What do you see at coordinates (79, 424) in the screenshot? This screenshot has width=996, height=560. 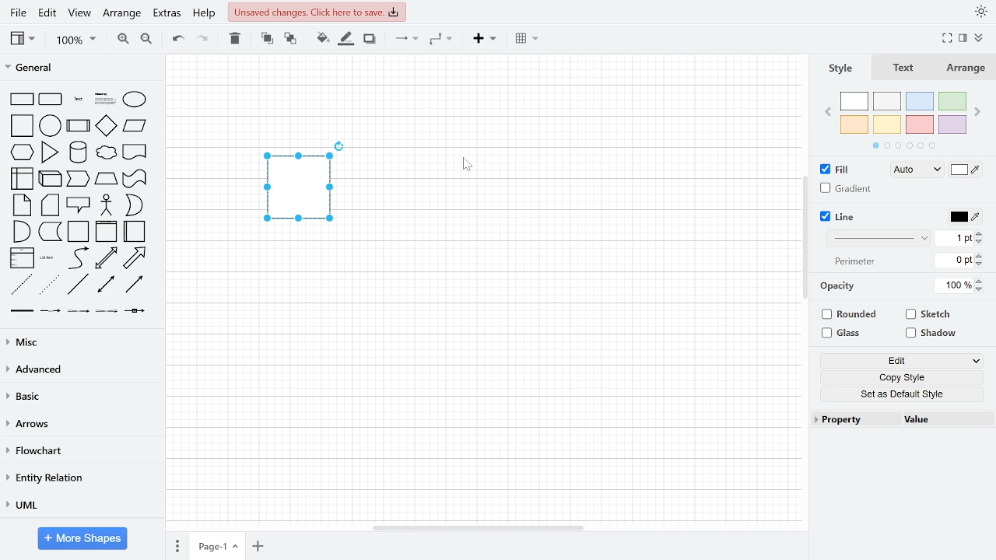 I see `arrows` at bounding box center [79, 424].